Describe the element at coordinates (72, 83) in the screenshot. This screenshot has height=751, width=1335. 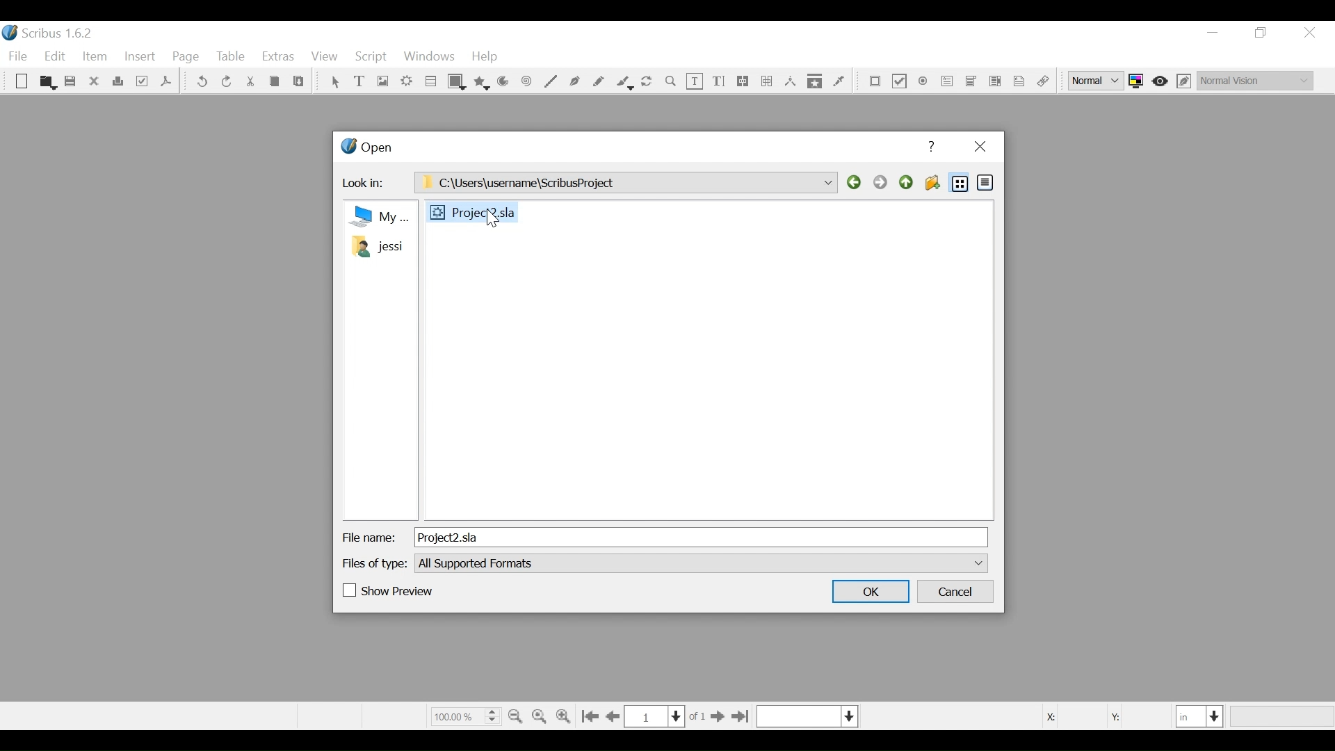
I see `Save` at that location.